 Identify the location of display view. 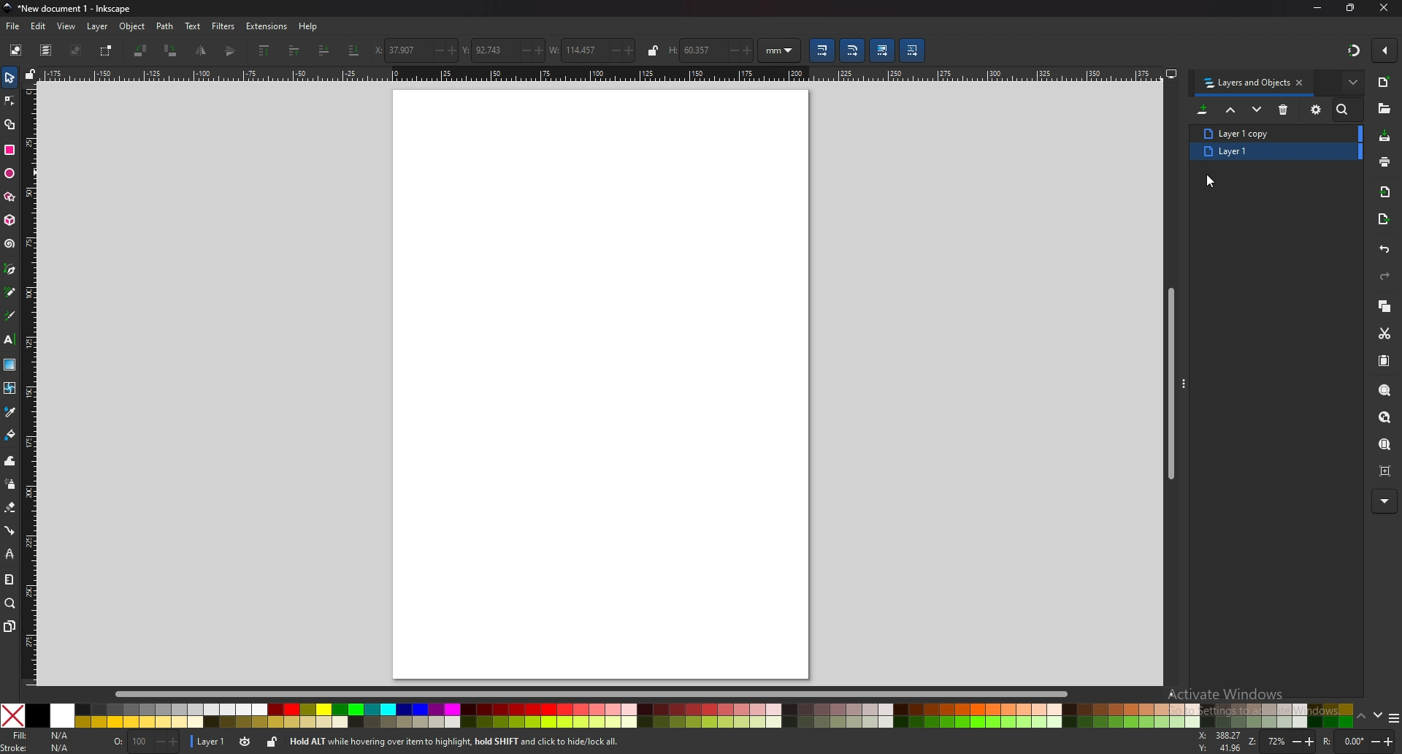
(1171, 73).